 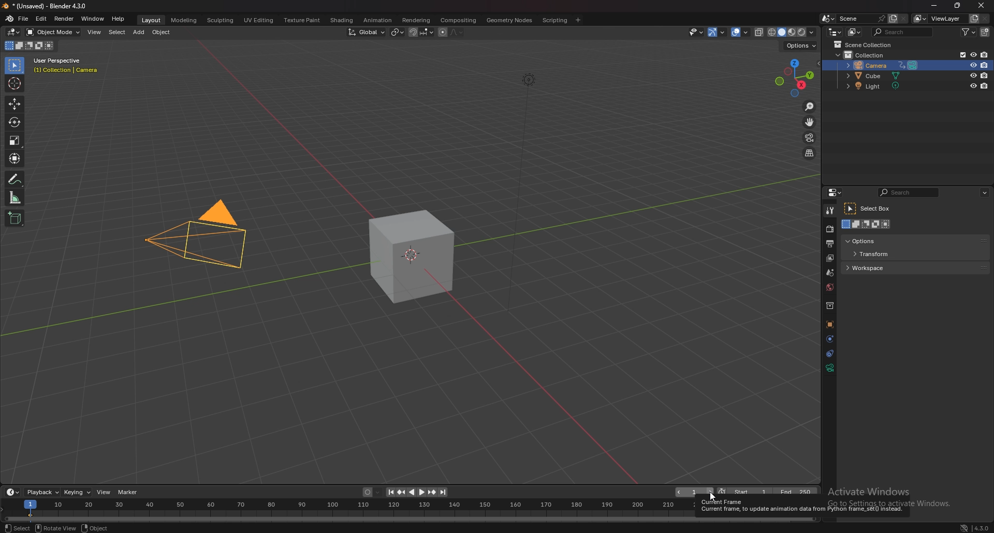 What do you see at coordinates (96, 528) in the screenshot?
I see `object` at bounding box center [96, 528].